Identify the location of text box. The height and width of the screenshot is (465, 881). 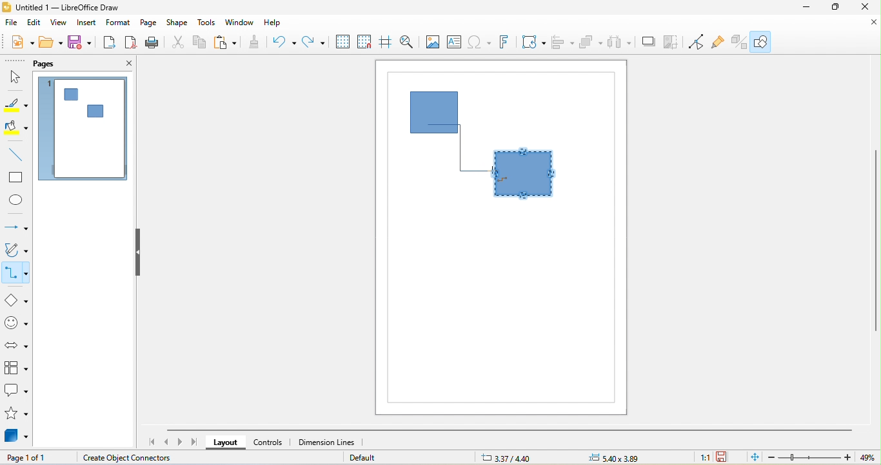
(454, 42).